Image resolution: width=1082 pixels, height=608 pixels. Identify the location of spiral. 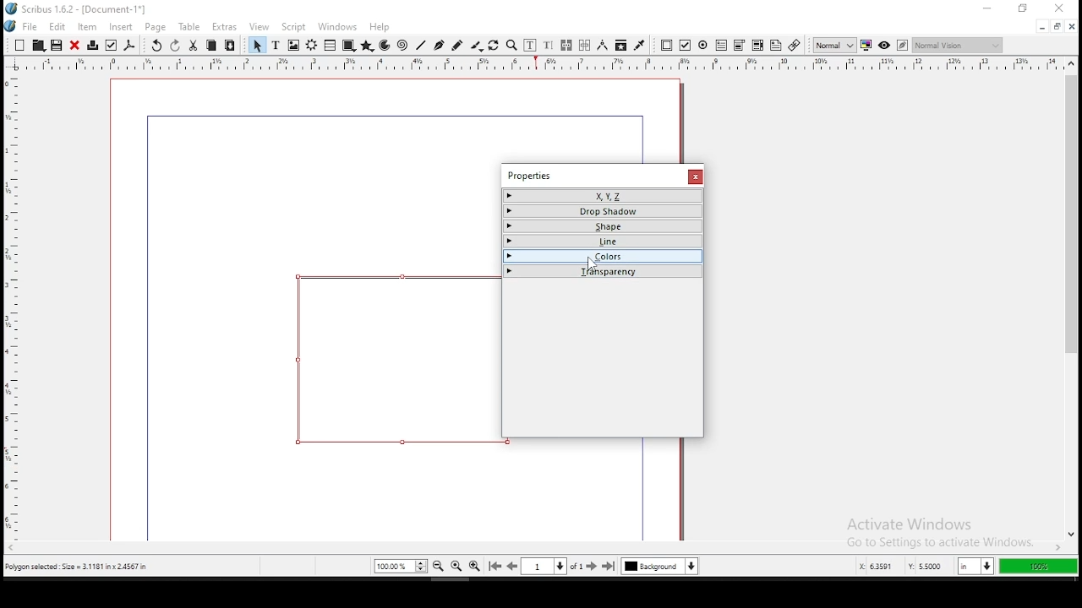
(402, 46).